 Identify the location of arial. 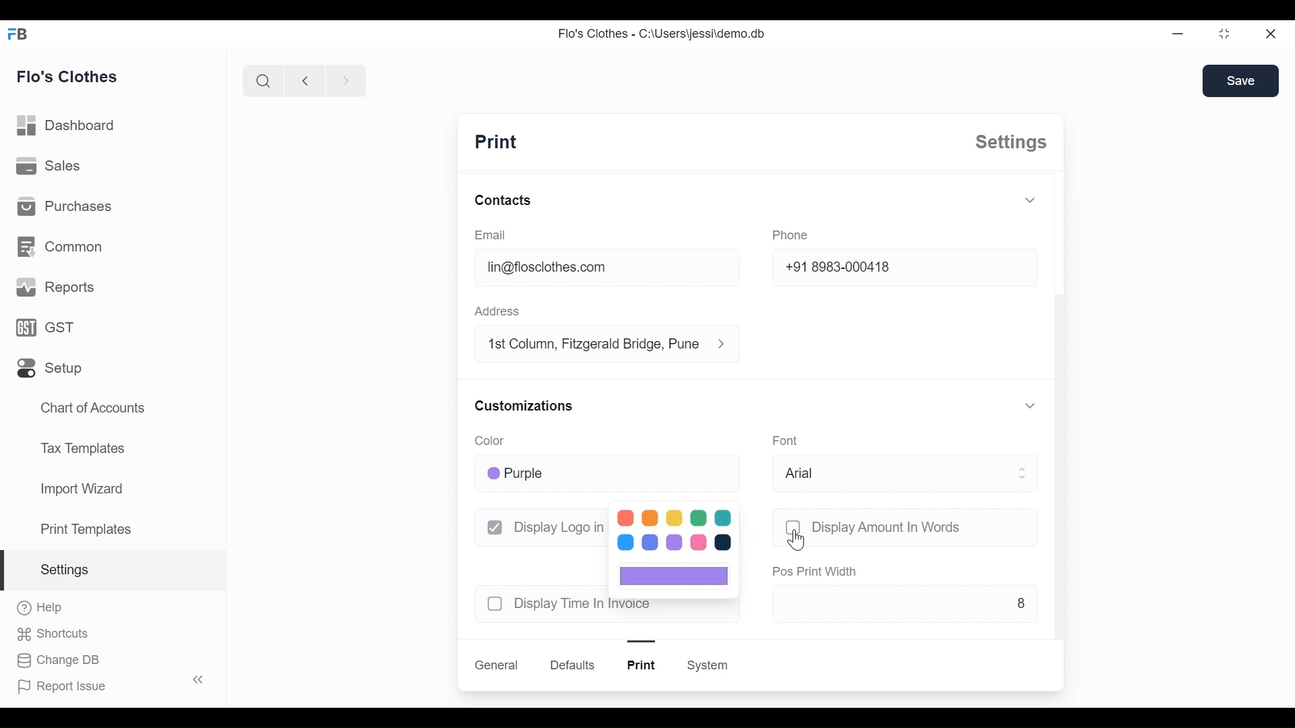
(905, 473).